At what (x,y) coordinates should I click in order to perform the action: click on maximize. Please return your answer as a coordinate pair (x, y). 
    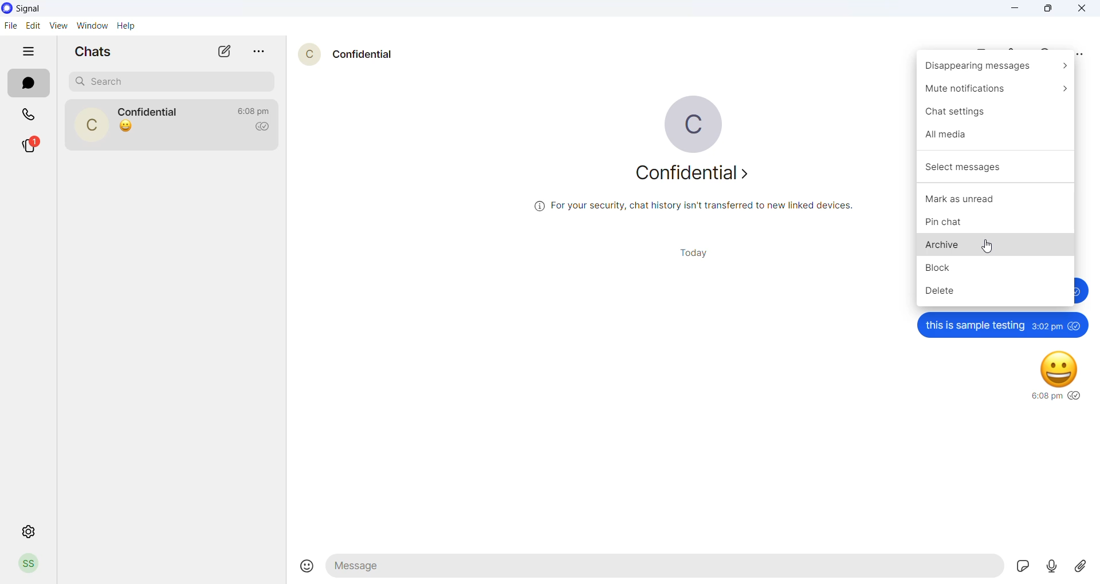
    Looking at the image, I should click on (1044, 9).